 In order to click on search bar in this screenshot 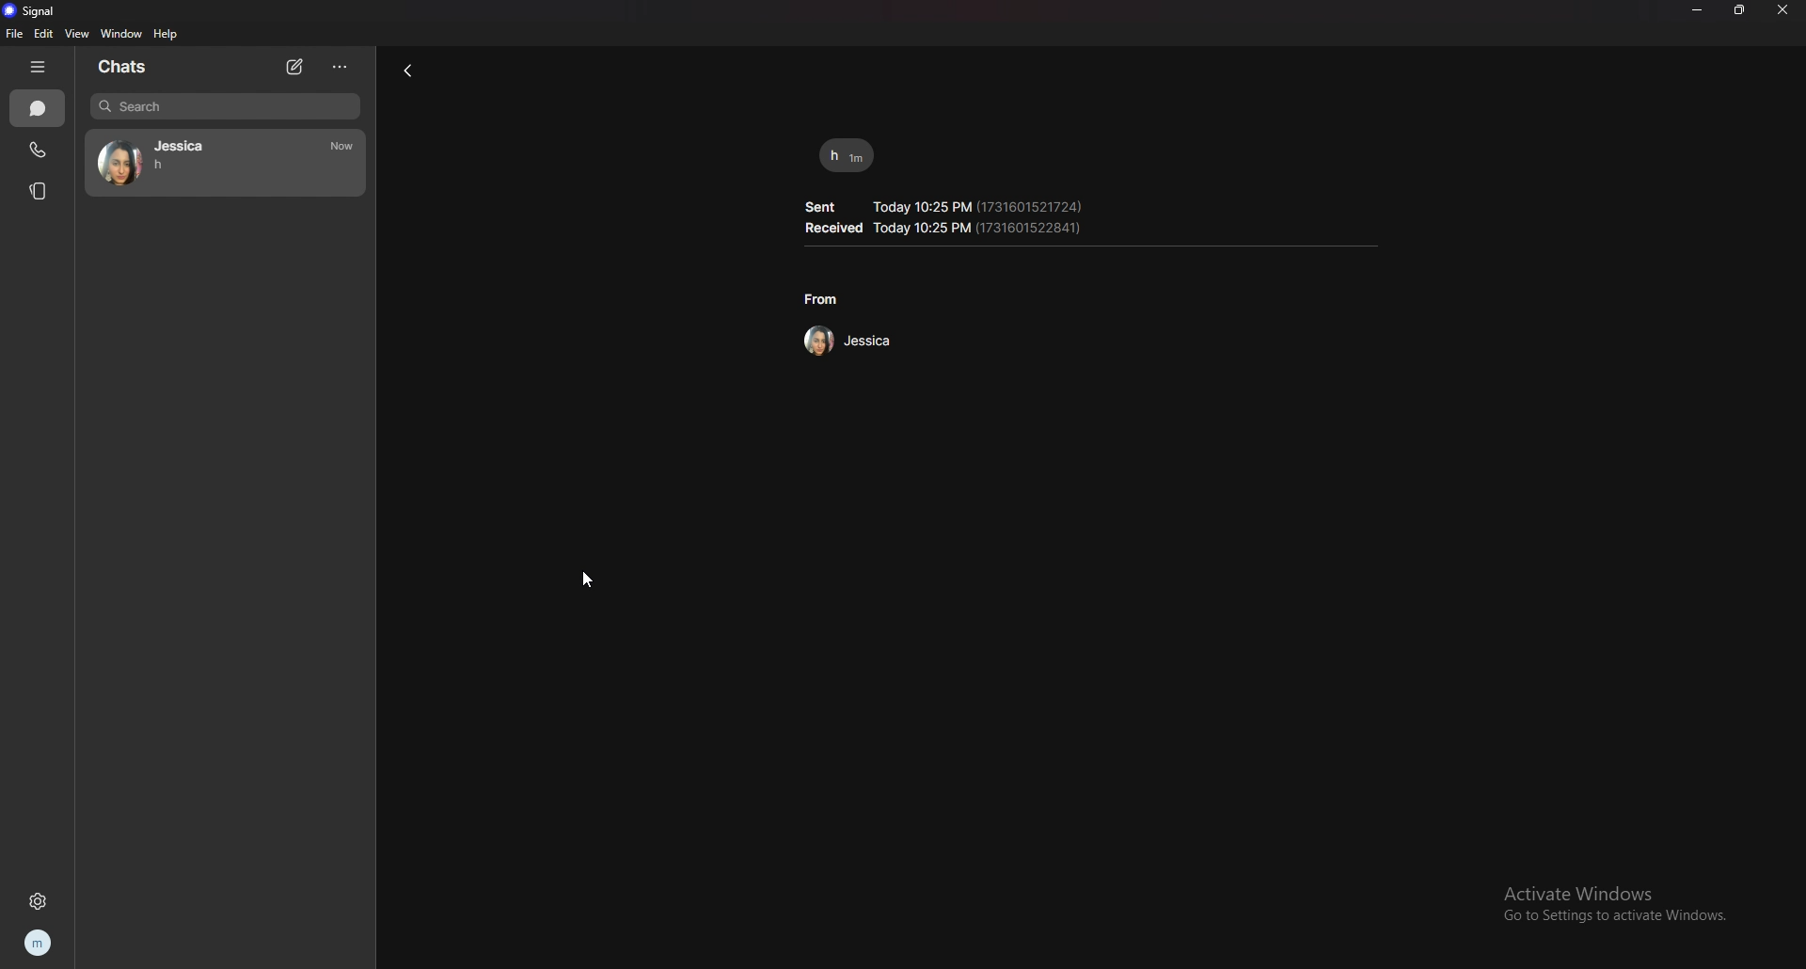, I will do `click(225, 107)`.